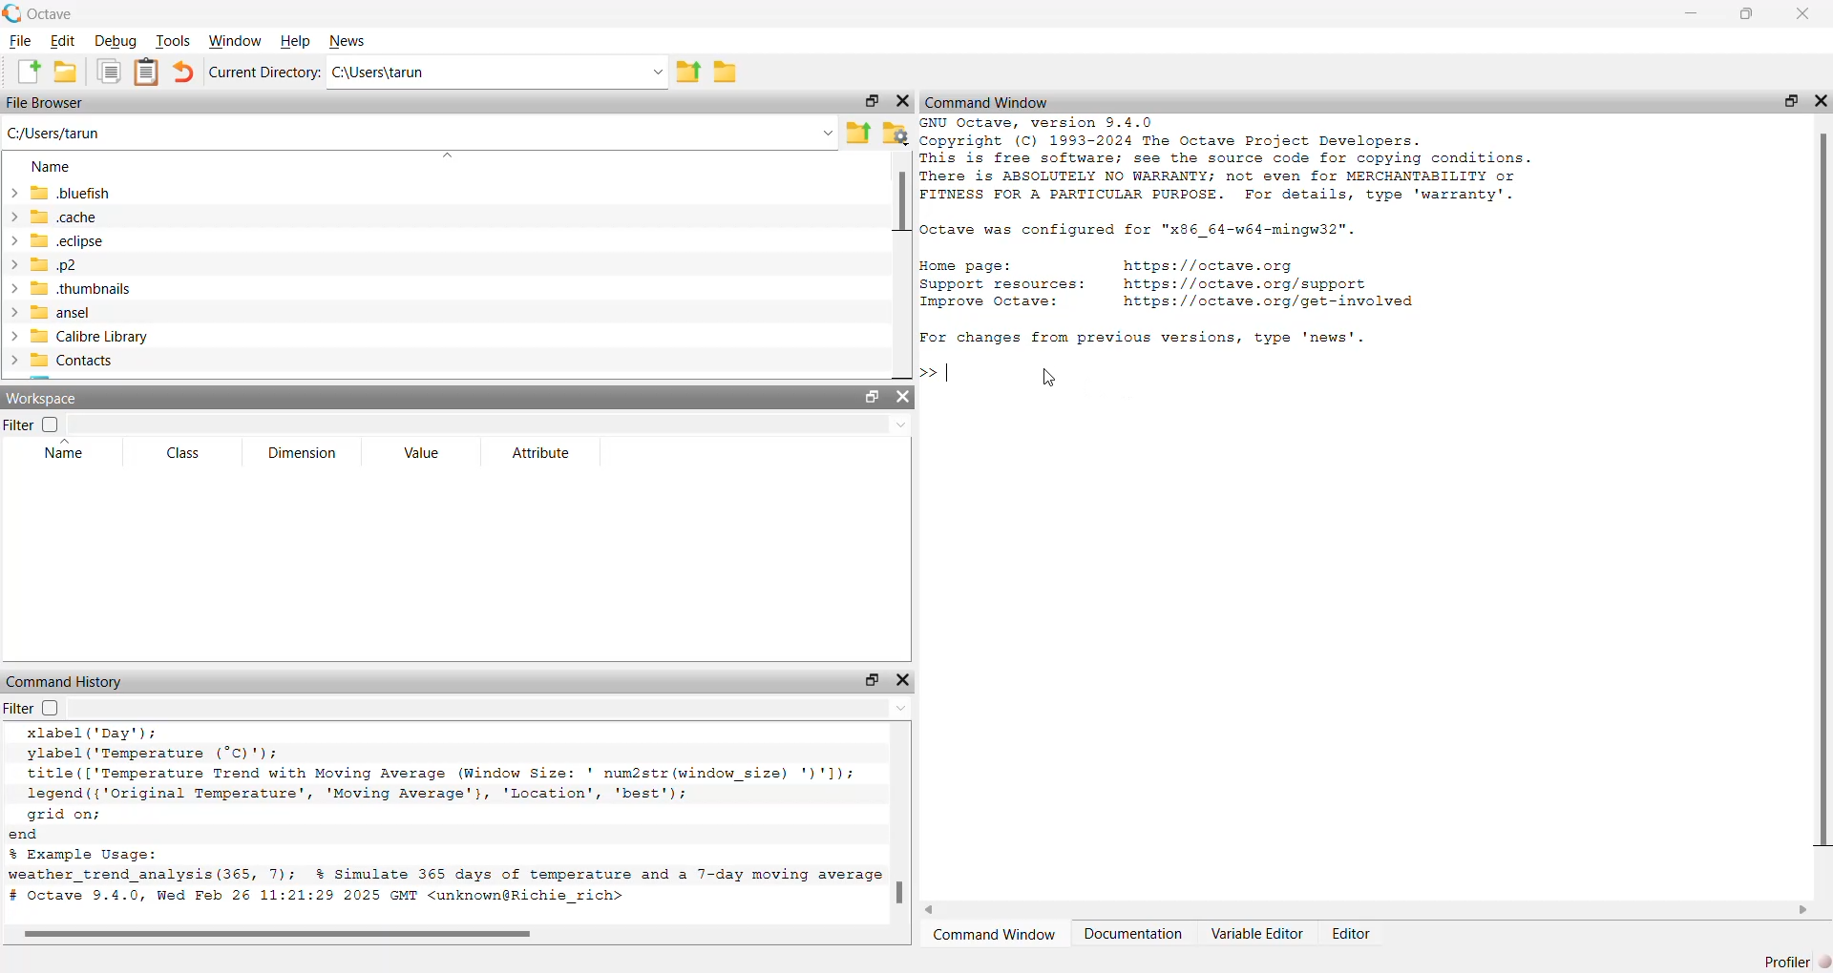 The image size is (1833, 973). I want to click on News, so click(353, 41).